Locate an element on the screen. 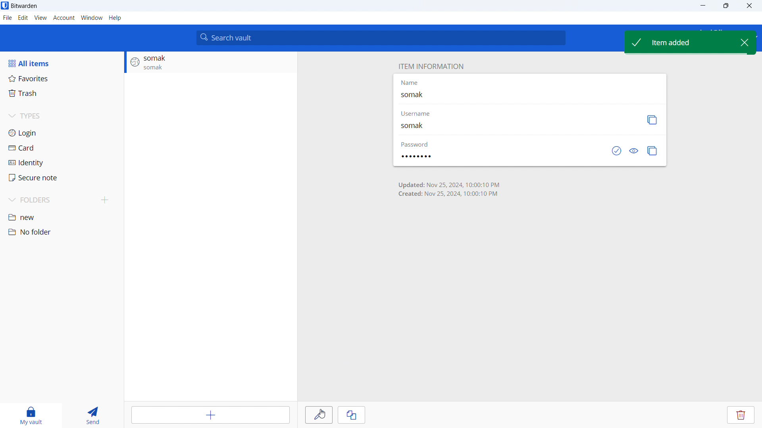 The height and width of the screenshot is (428, 762). maximize is located at coordinates (725, 6).